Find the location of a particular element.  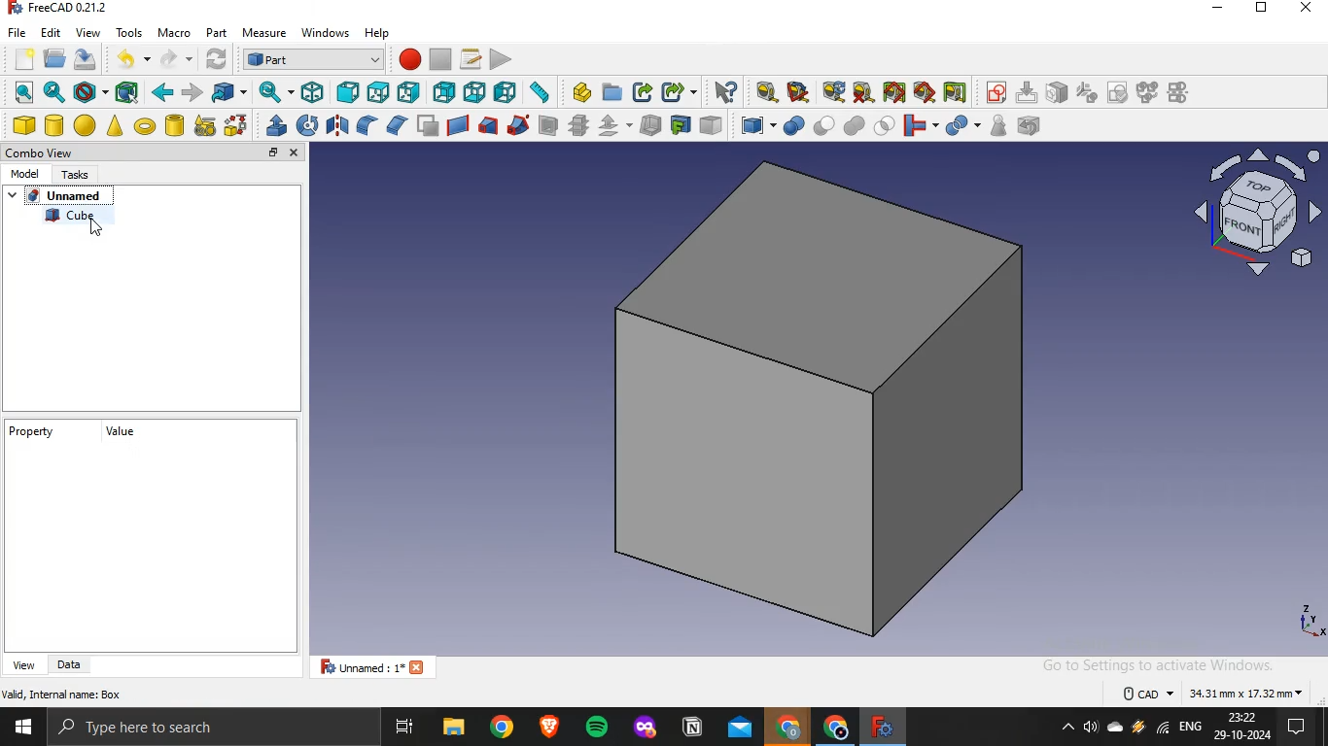

mirroring is located at coordinates (338, 124).